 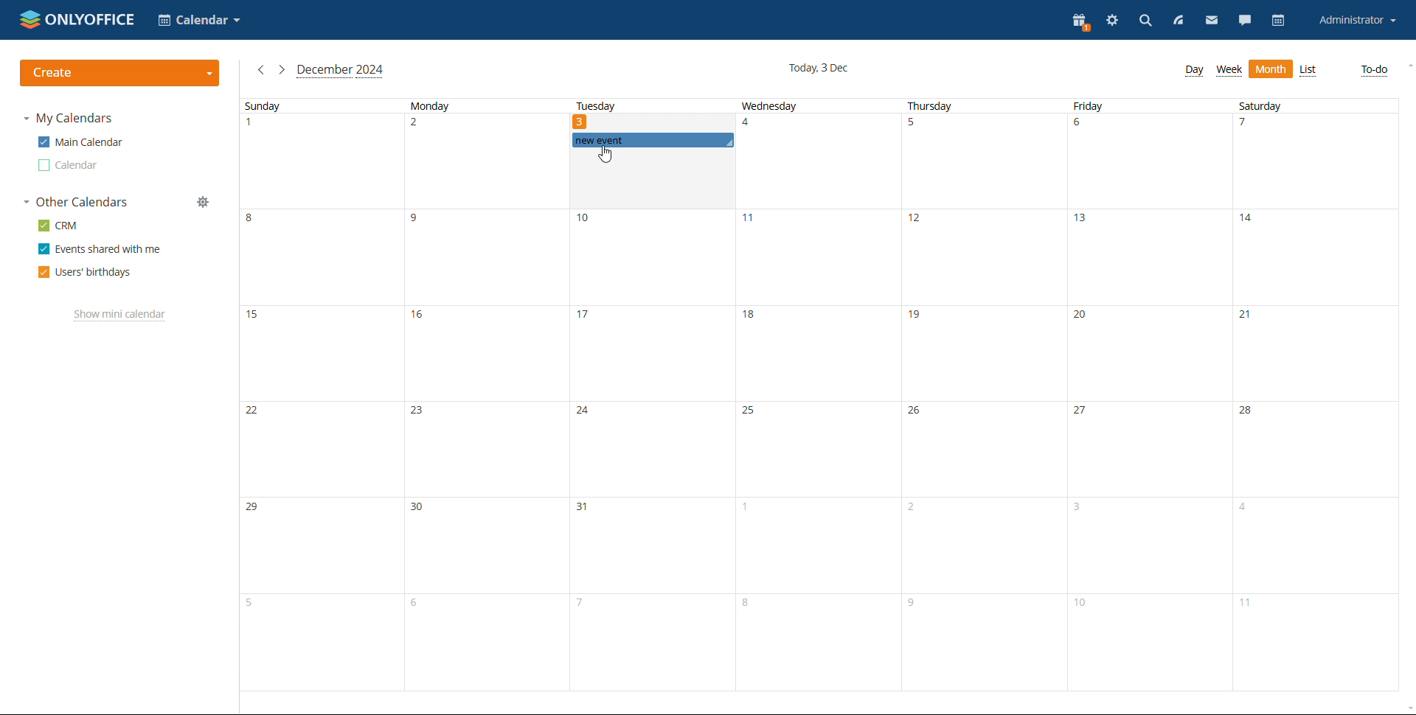 I want to click on main calendar, so click(x=80, y=142).